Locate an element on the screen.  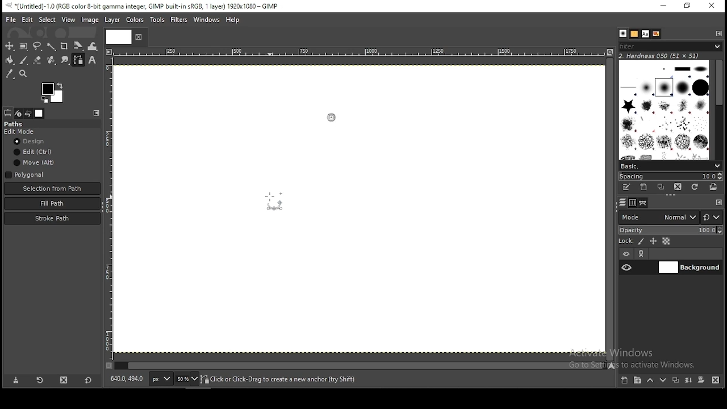
zoom status is located at coordinates (187, 379).